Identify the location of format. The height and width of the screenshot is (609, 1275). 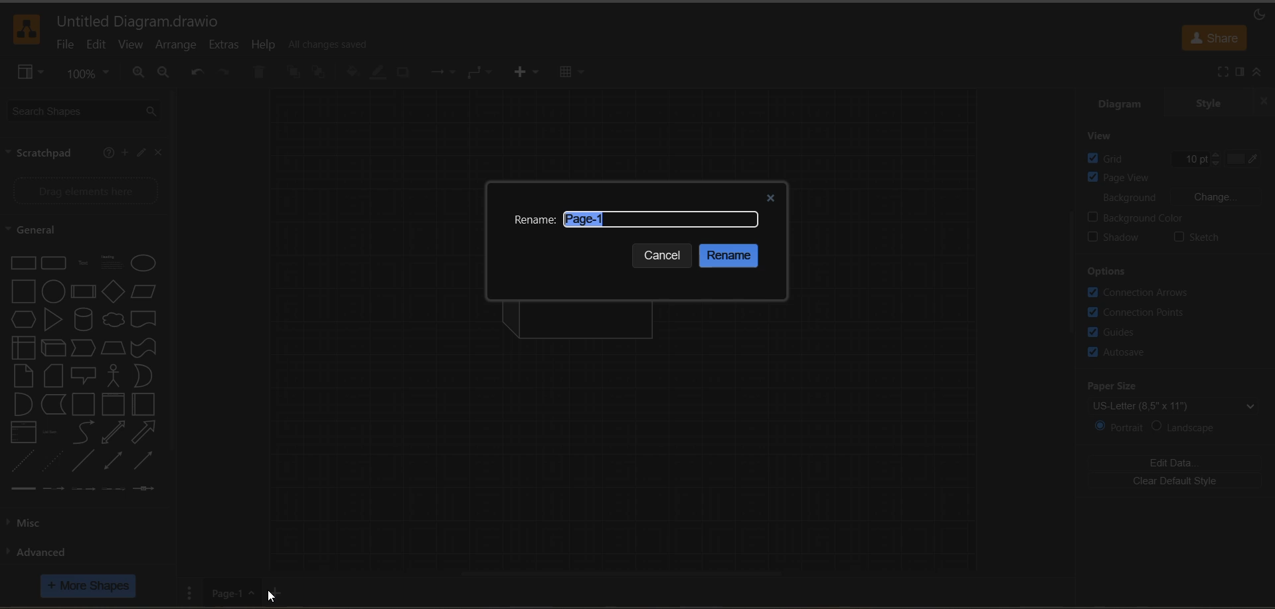
(1238, 72).